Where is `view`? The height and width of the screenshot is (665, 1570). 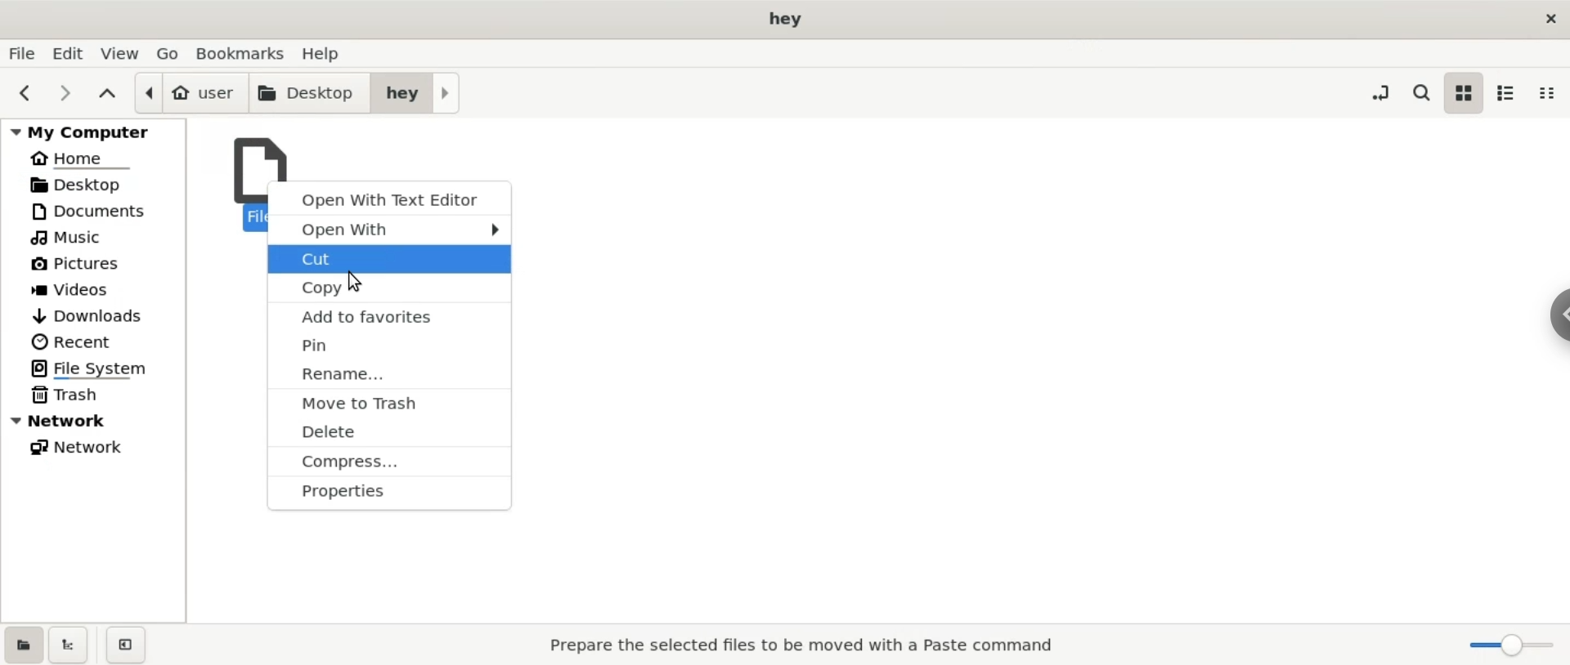 view is located at coordinates (118, 54).